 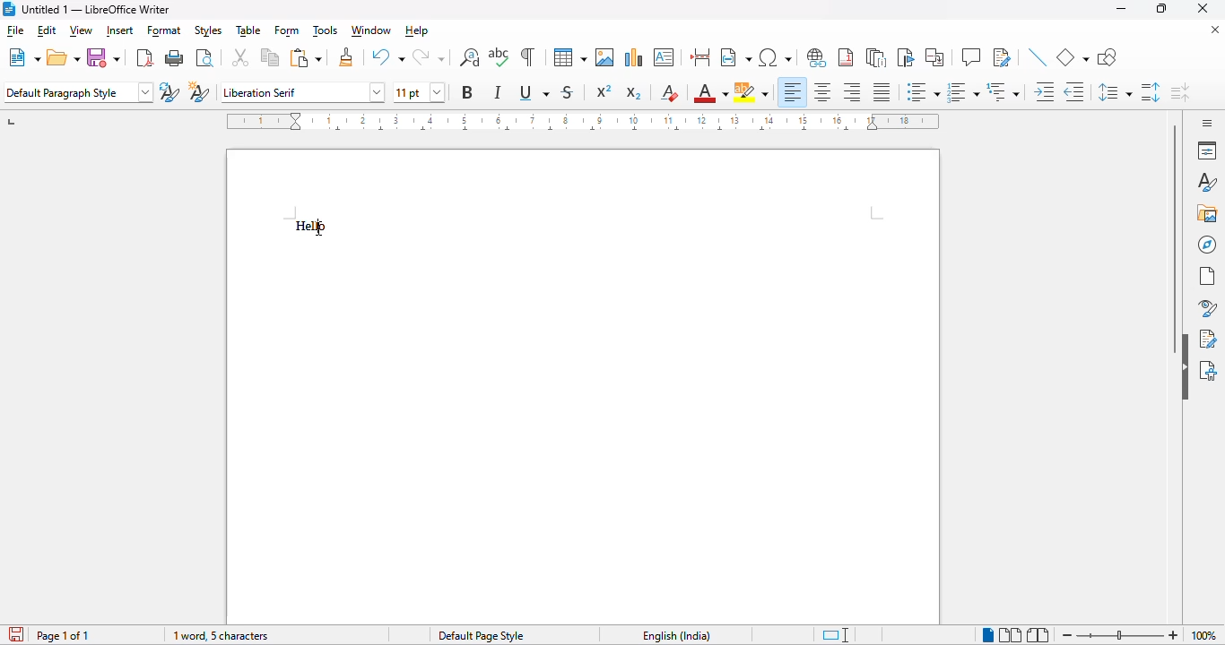 What do you see at coordinates (1073, 58) in the screenshot?
I see `basic shapes` at bounding box center [1073, 58].